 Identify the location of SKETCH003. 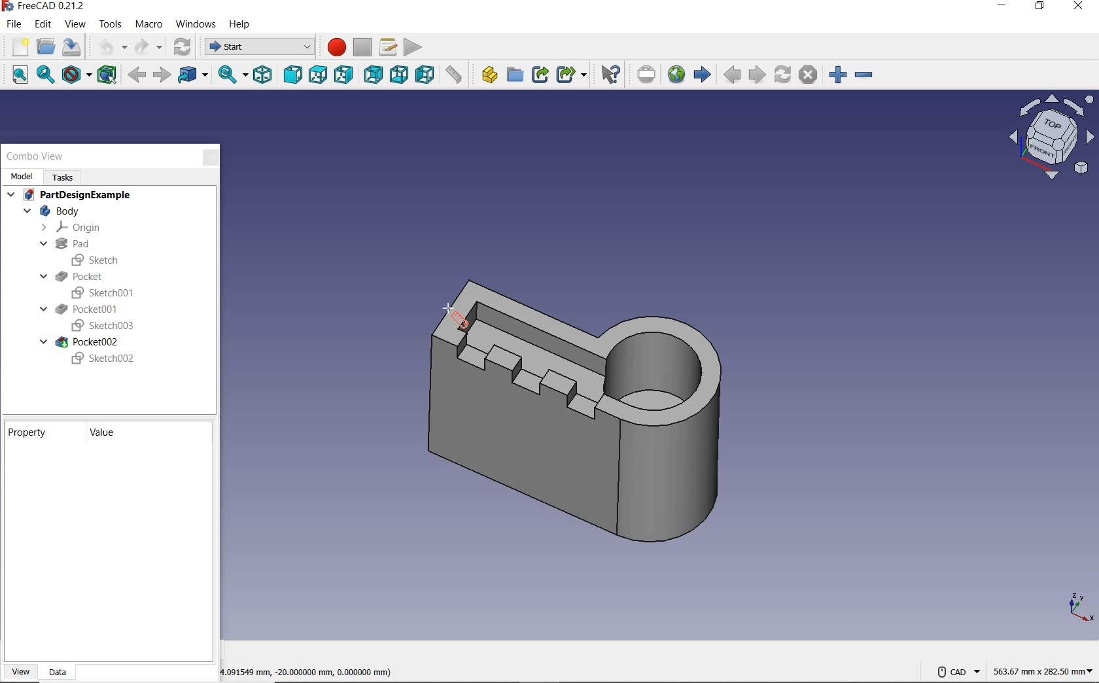
(101, 326).